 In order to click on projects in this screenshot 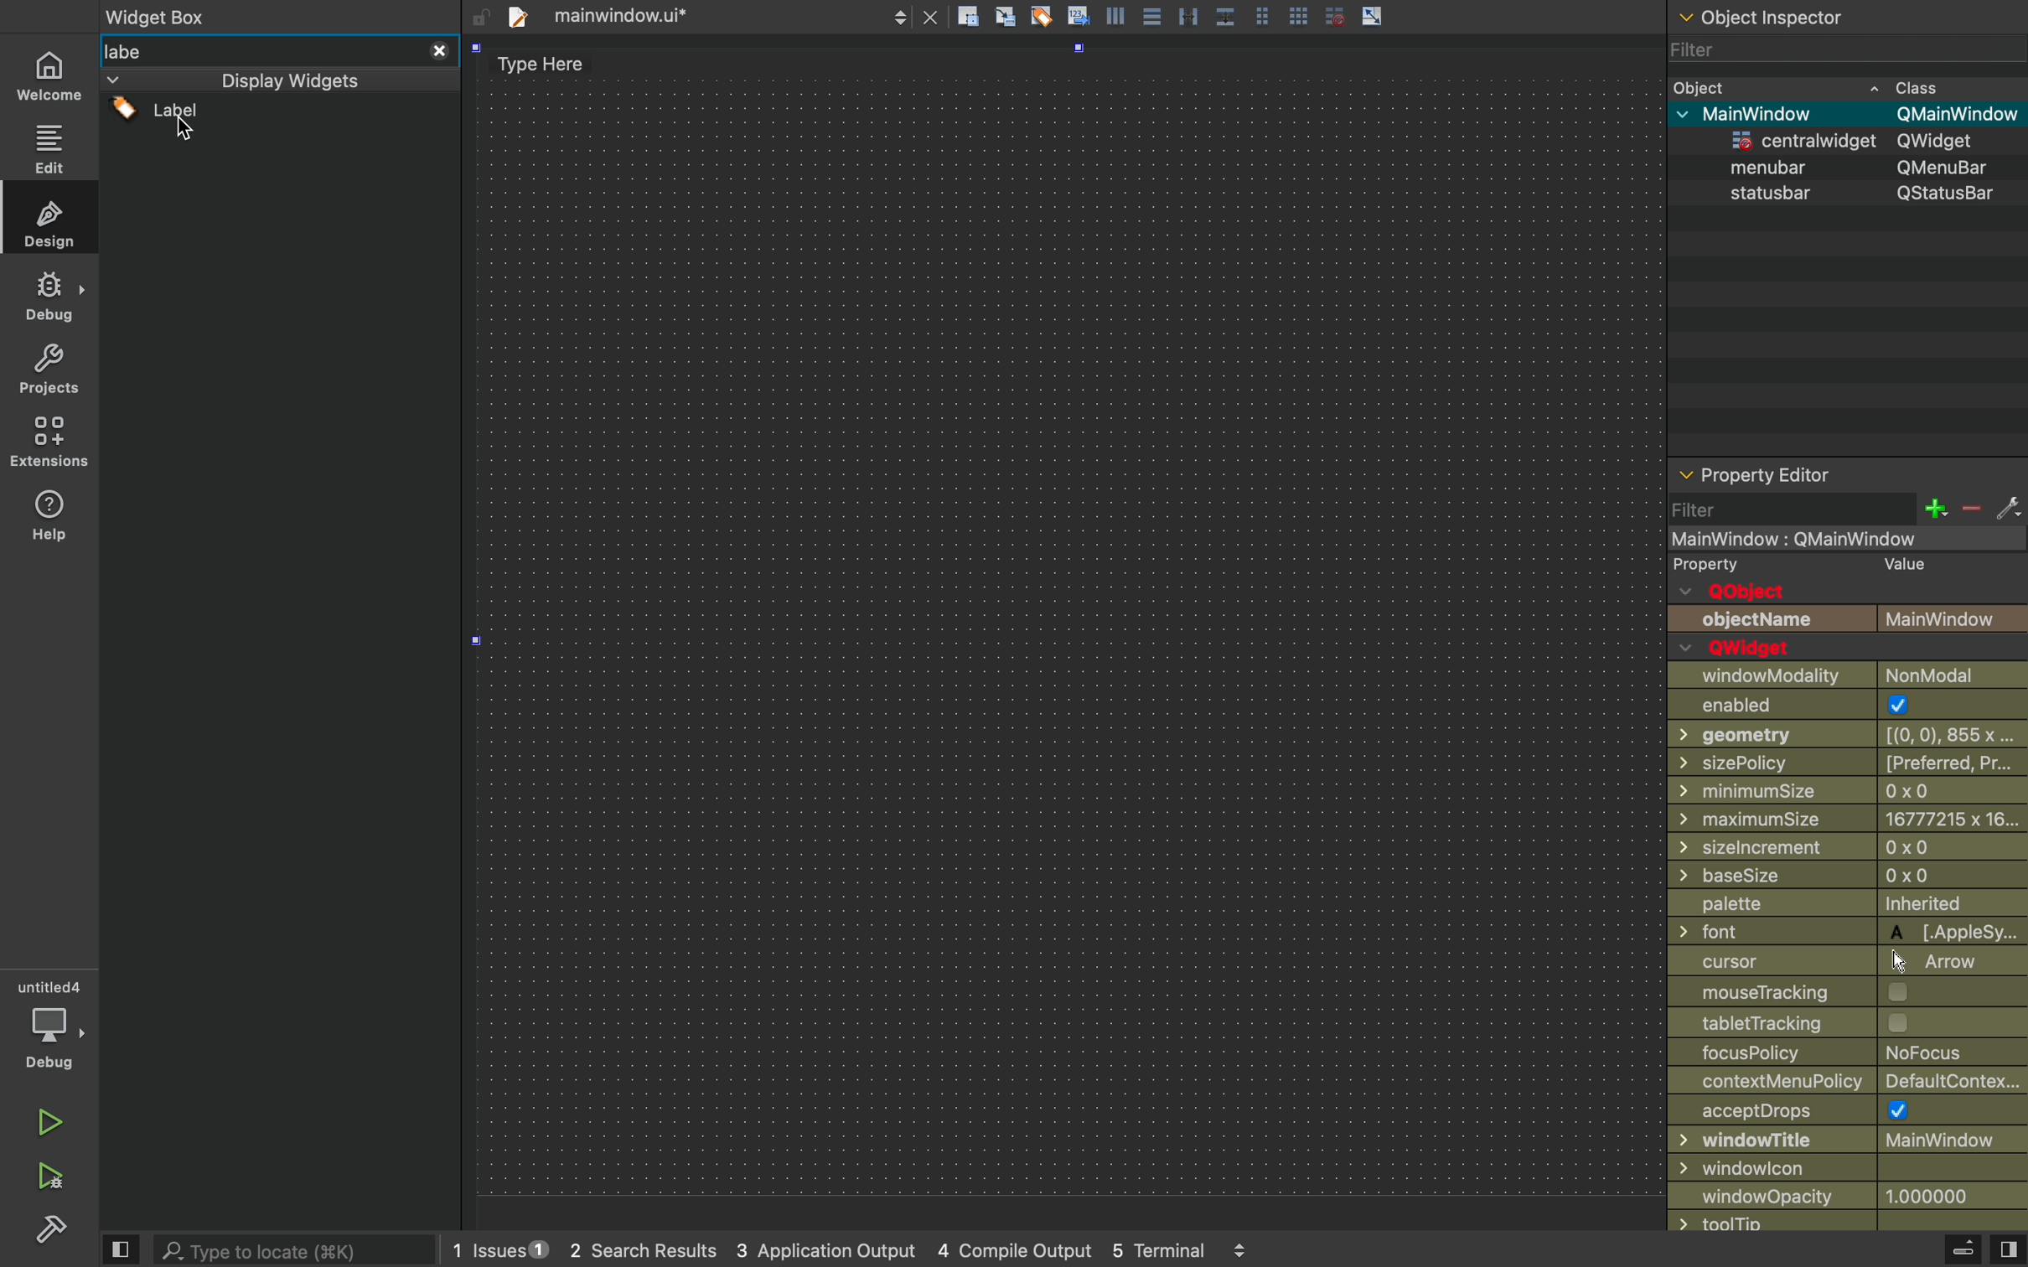, I will do `click(46, 371)`.